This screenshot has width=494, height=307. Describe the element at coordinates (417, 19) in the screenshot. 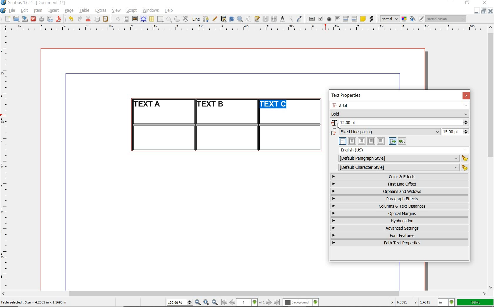

I see `preview mode` at that location.